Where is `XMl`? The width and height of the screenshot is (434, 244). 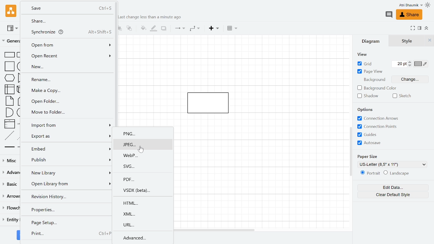
XMl is located at coordinates (144, 213).